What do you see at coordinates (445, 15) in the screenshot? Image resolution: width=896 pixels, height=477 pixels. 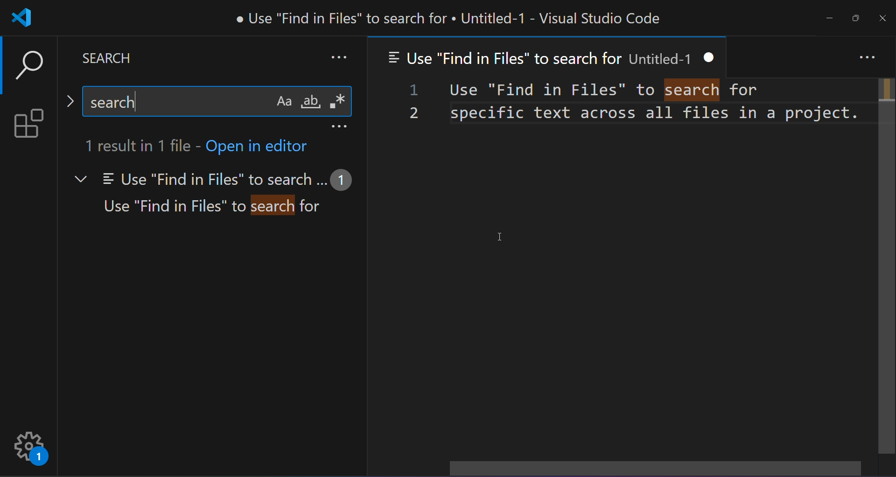 I see `e Use "Find in Files" to search for « Untitled-1 - Visual Studio Code` at bounding box center [445, 15].